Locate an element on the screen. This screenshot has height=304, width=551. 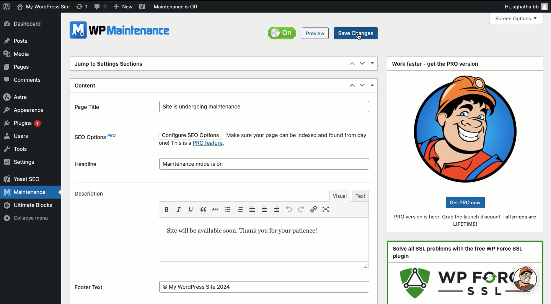
Maintenance is off is located at coordinates (179, 6).